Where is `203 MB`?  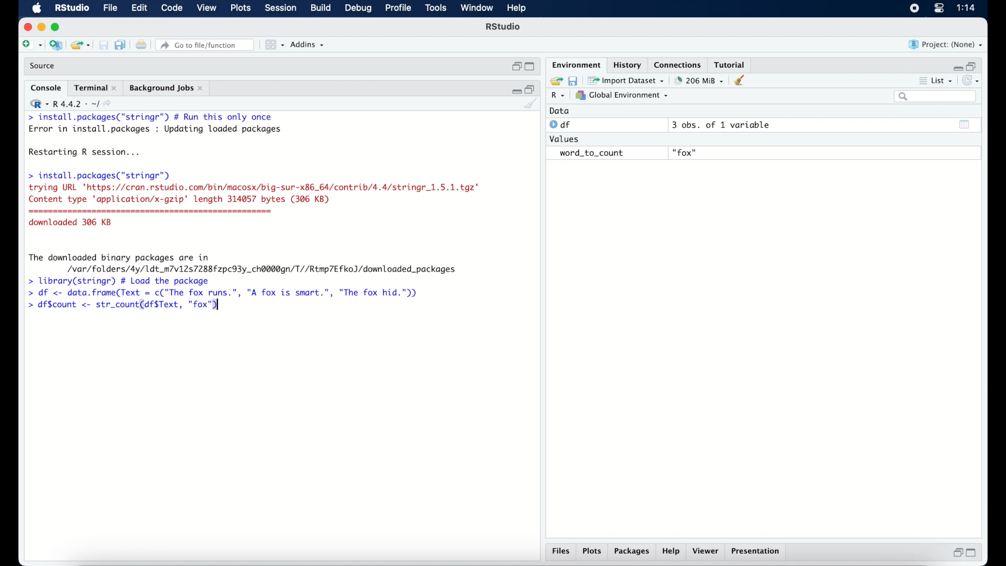 203 MB is located at coordinates (700, 81).